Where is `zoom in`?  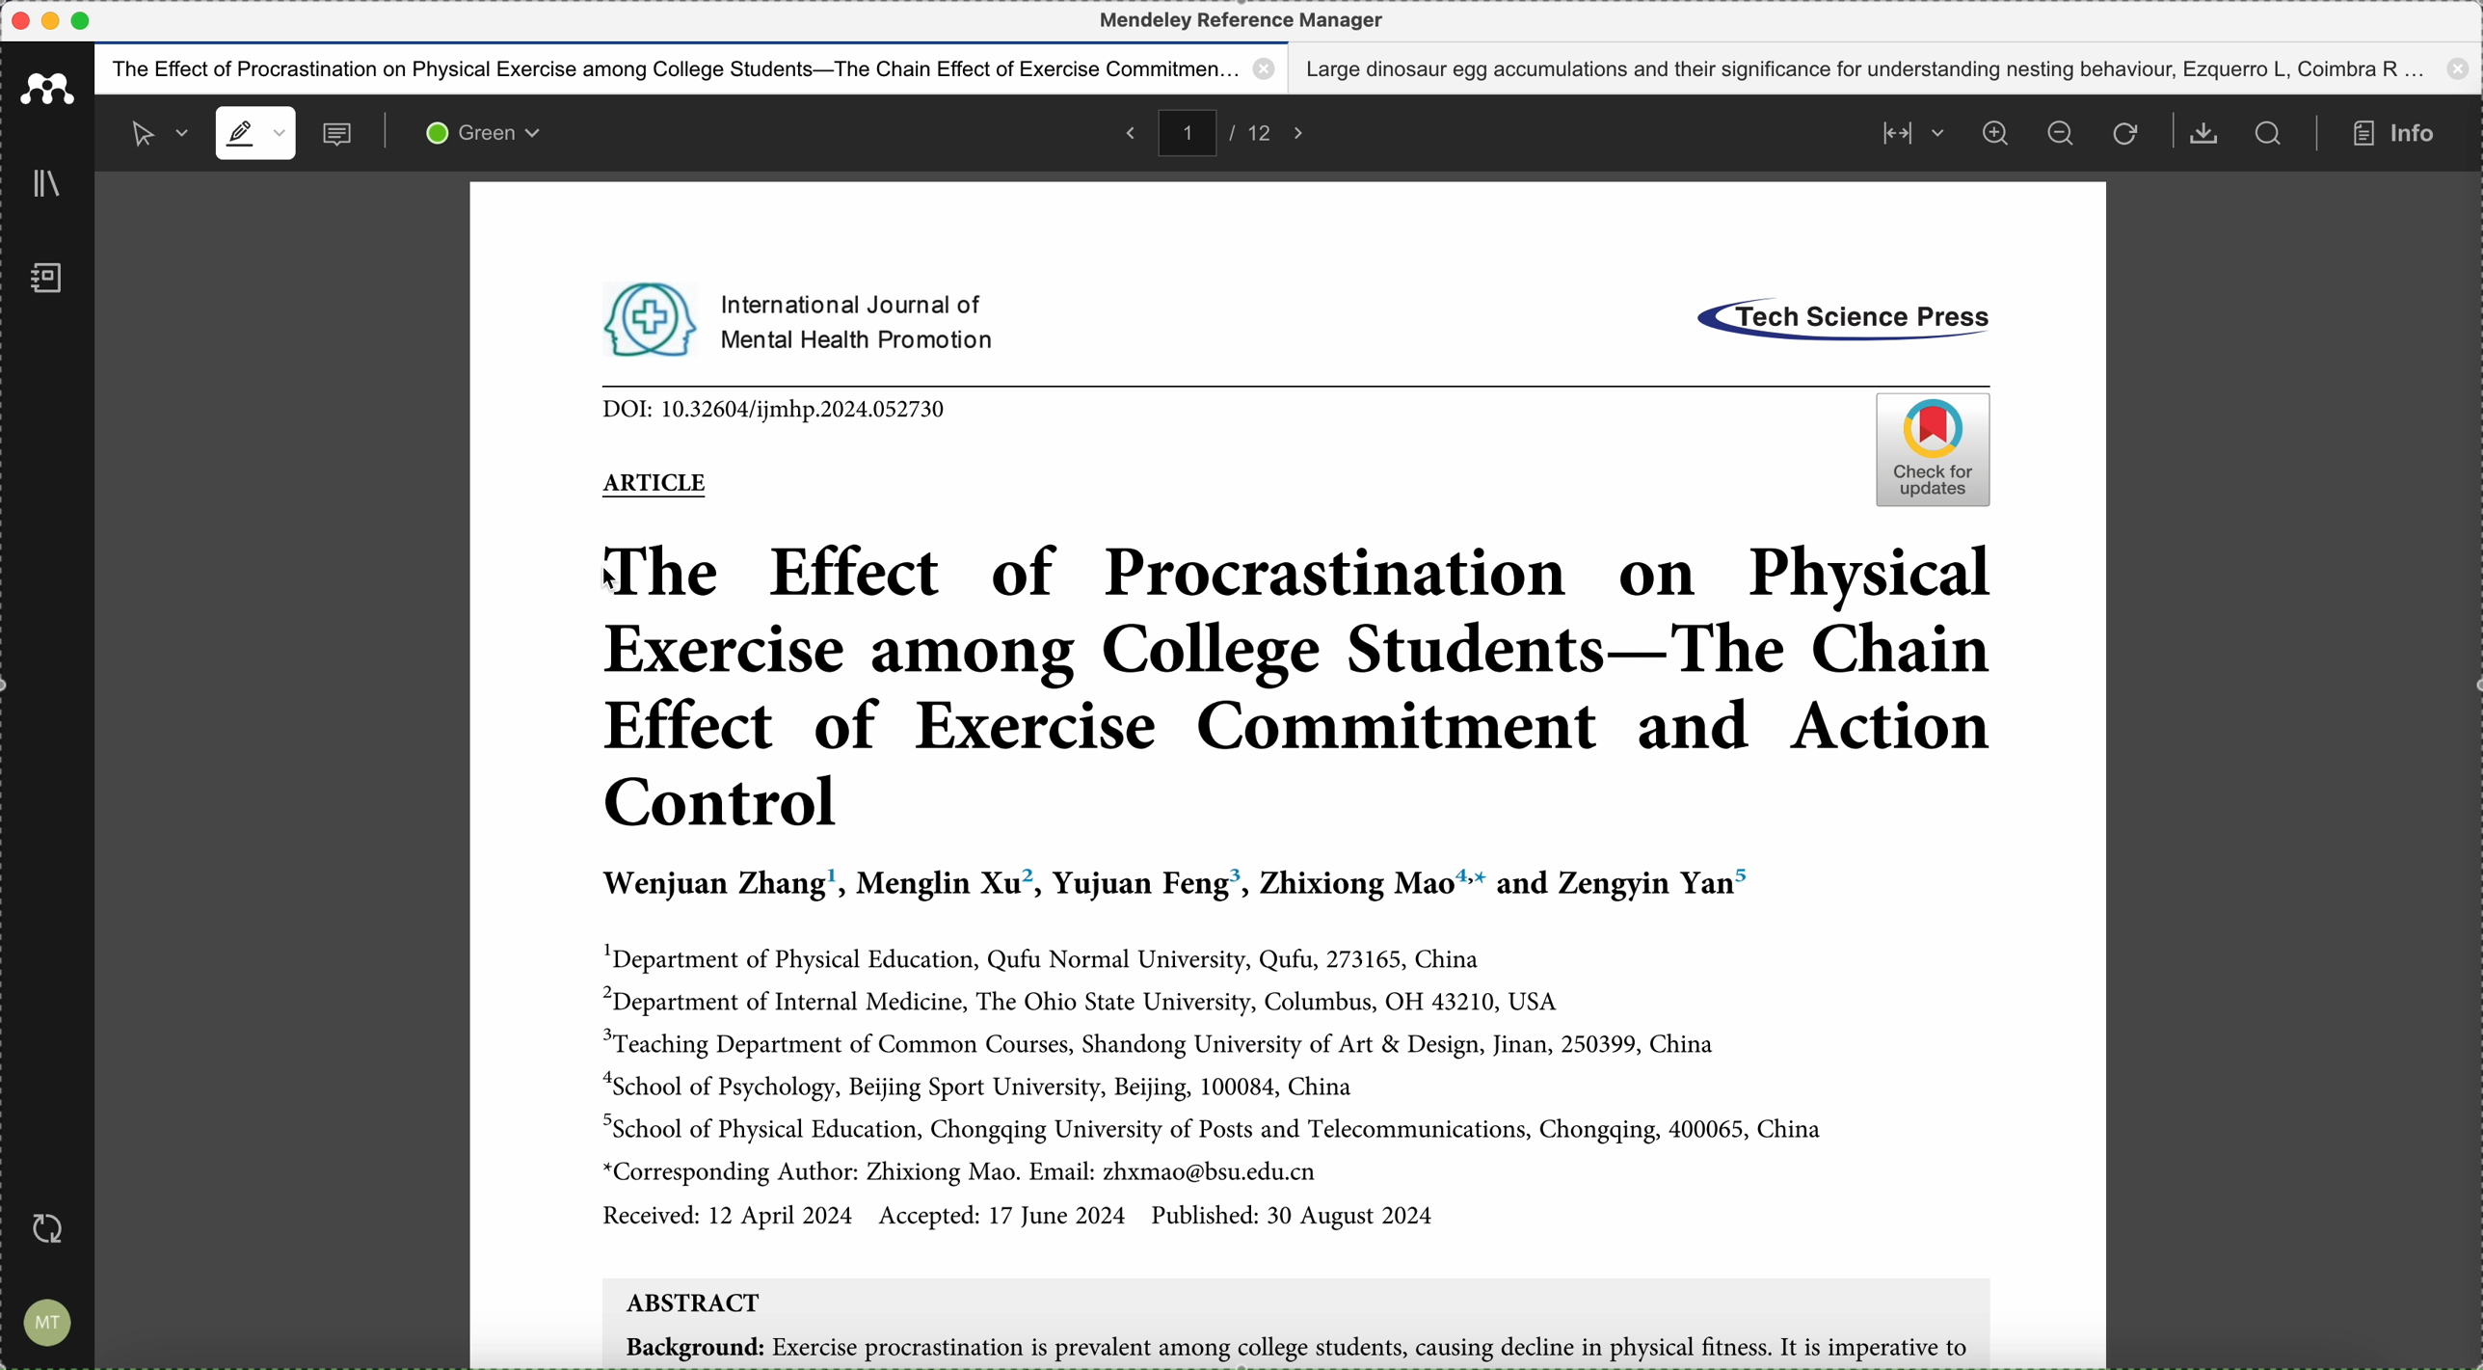
zoom in is located at coordinates (1994, 133).